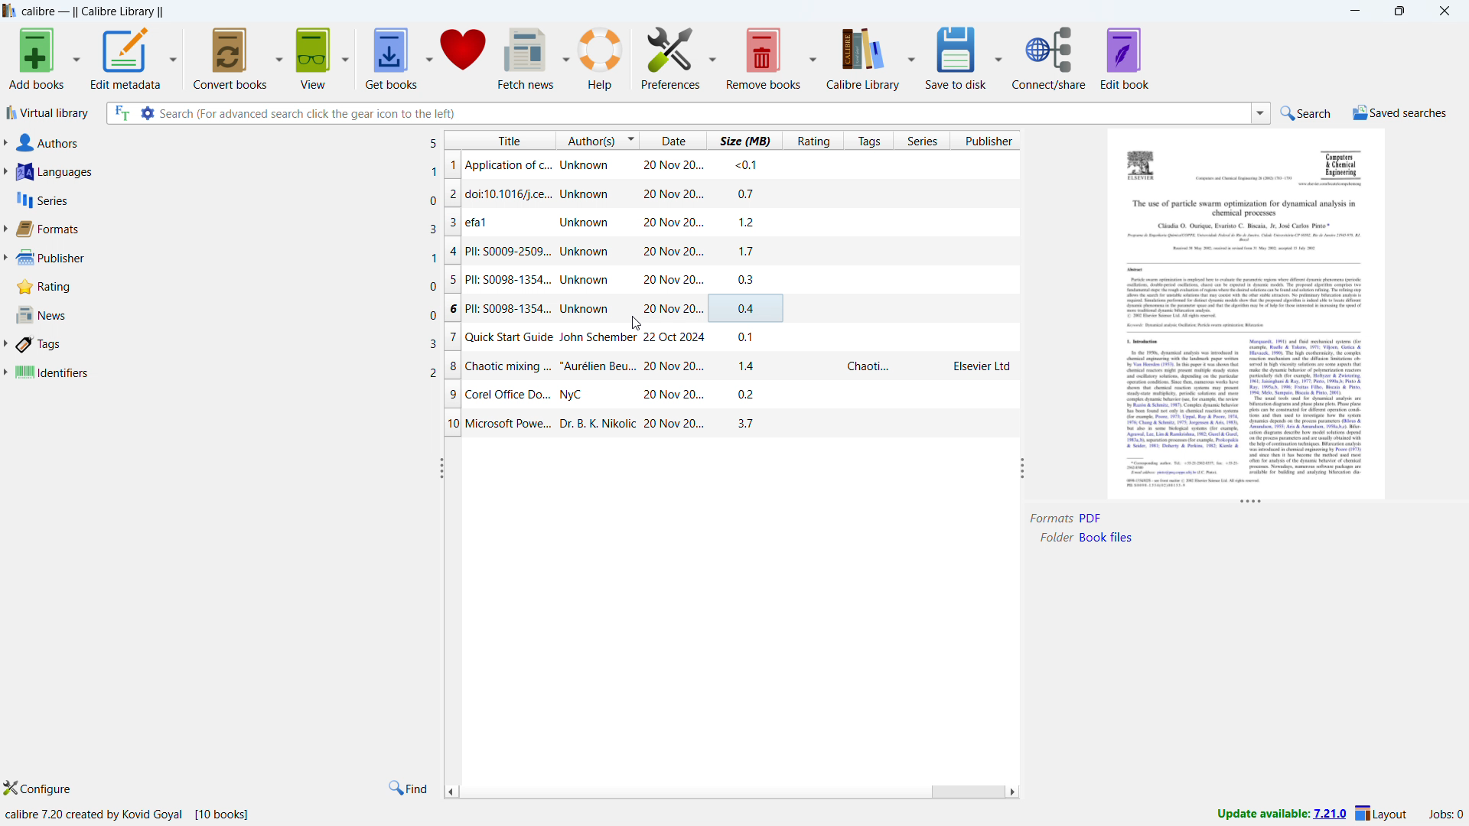  I want to click on convert books options, so click(281, 57).